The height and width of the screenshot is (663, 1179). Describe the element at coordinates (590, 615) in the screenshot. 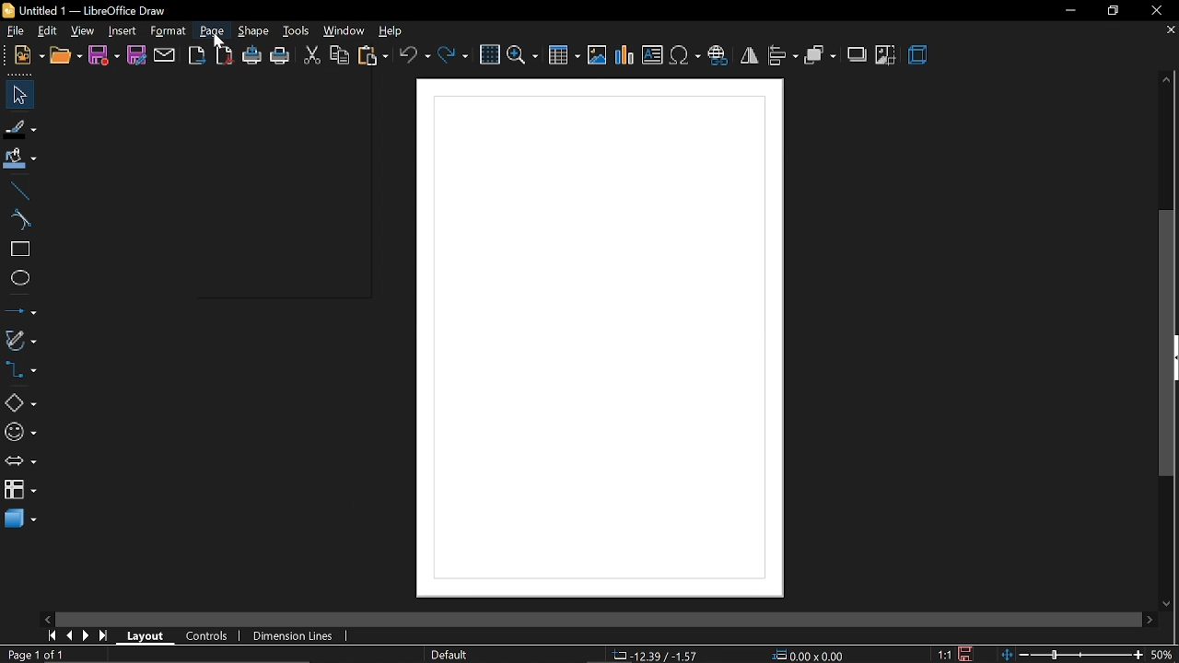

I see `scroll` at that location.